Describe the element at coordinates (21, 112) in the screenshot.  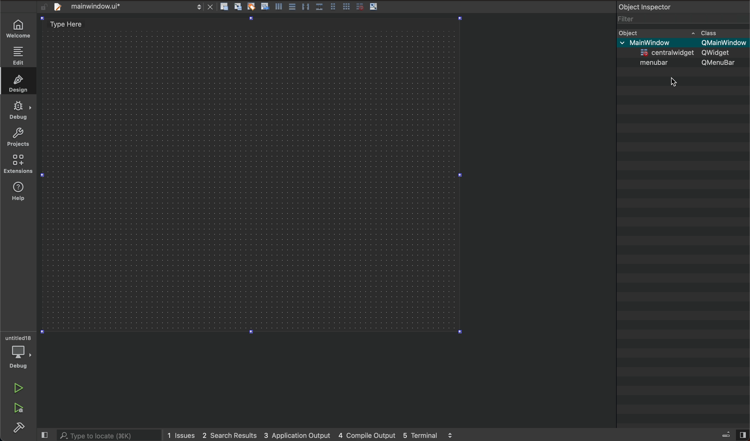
I see `debug` at that location.